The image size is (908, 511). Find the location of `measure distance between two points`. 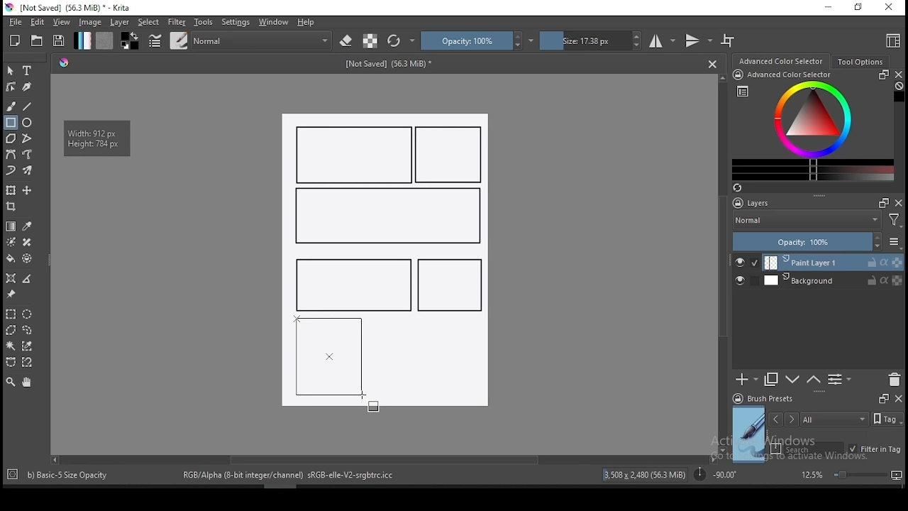

measure distance between two points is located at coordinates (28, 280).